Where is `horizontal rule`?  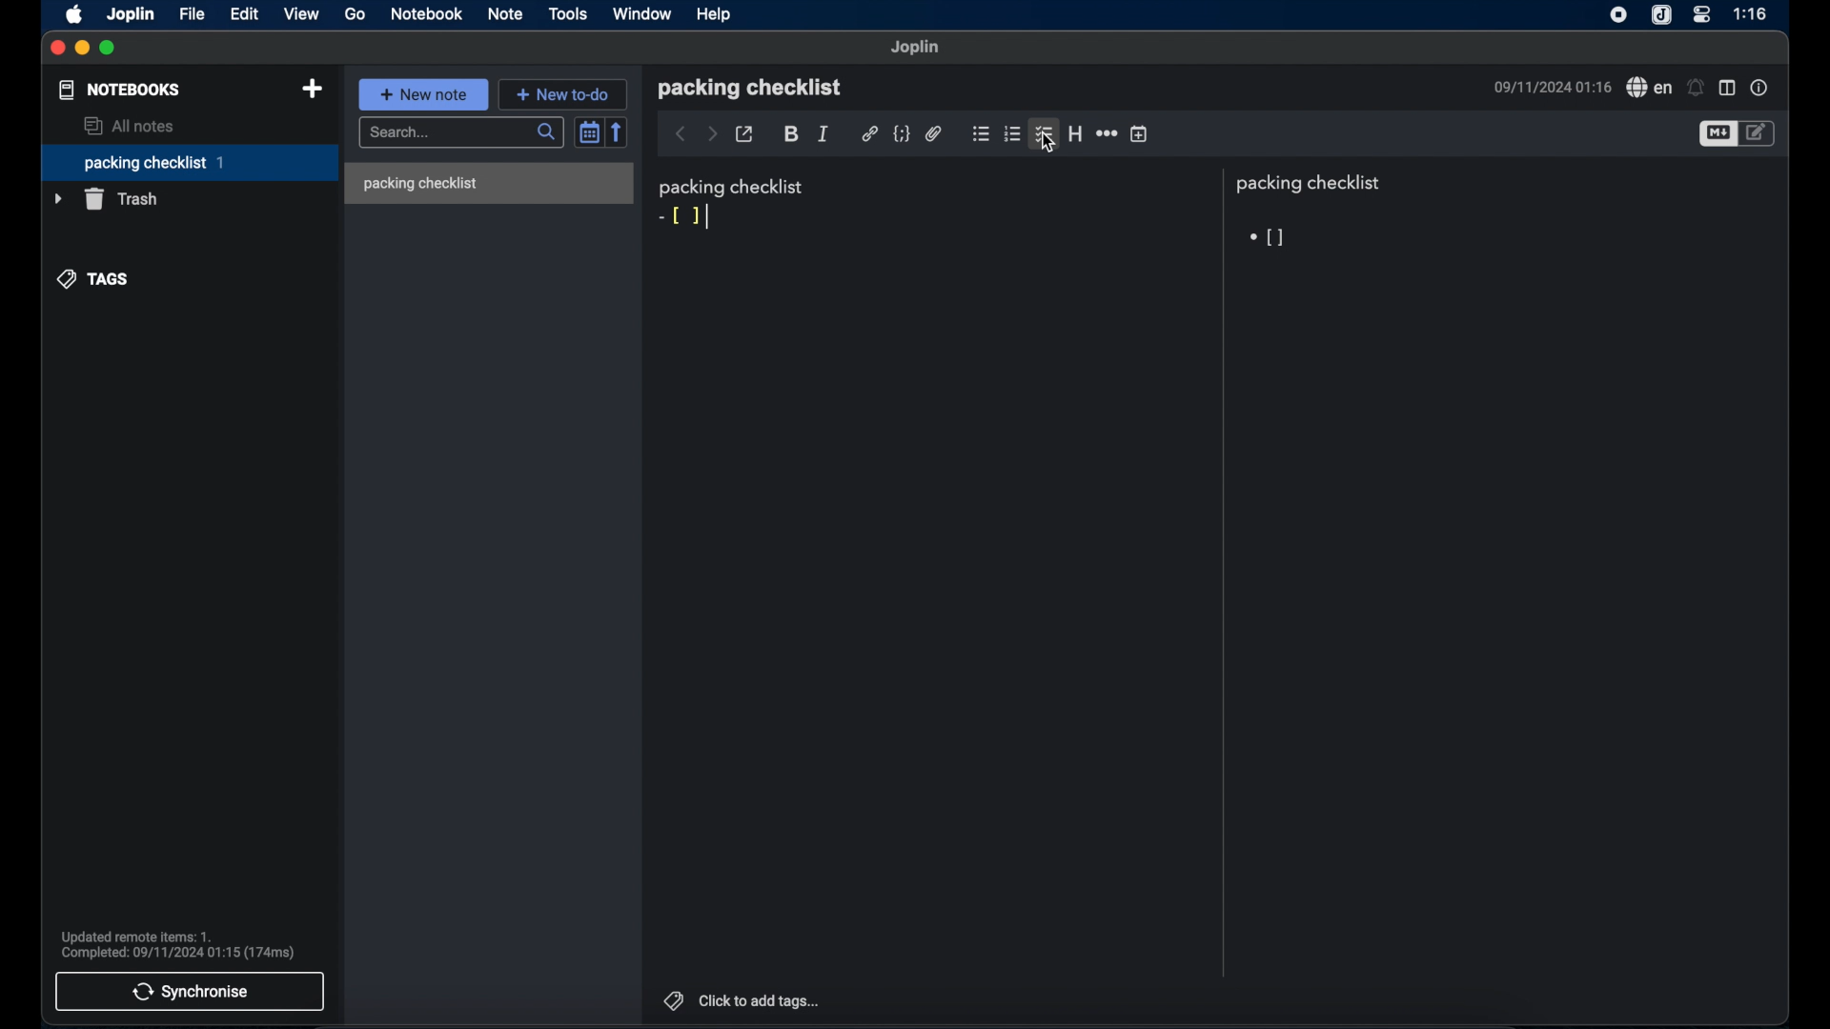 horizontal rule is located at coordinates (1106, 134).